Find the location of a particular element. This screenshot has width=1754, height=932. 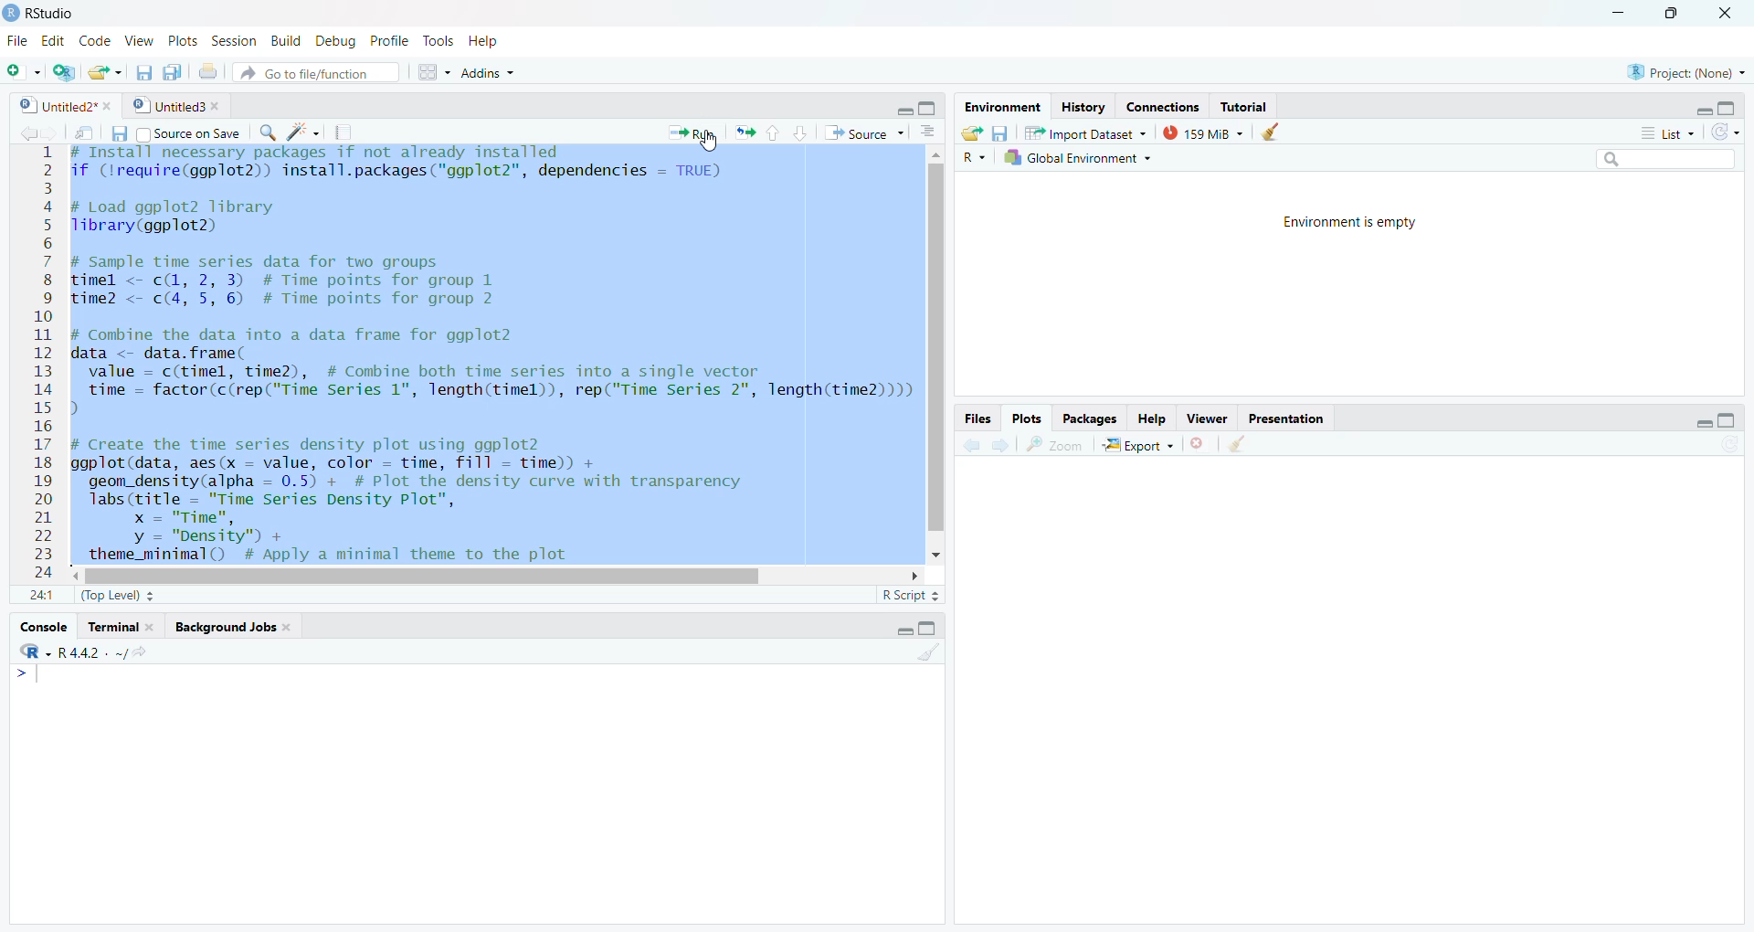

Files is located at coordinates (977, 418).